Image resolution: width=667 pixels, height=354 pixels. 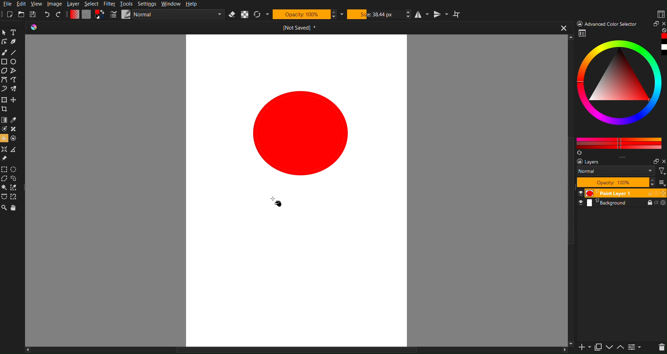 What do you see at coordinates (300, 127) in the screenshot?
I see `Circle` at bounding box center [300, 127].